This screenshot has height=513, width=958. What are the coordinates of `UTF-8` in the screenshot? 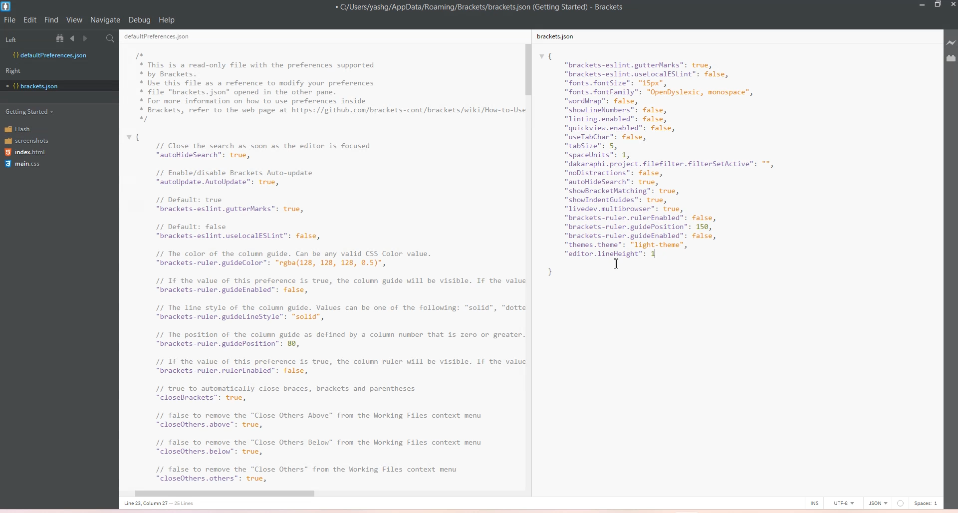 It's located at (843, 503).